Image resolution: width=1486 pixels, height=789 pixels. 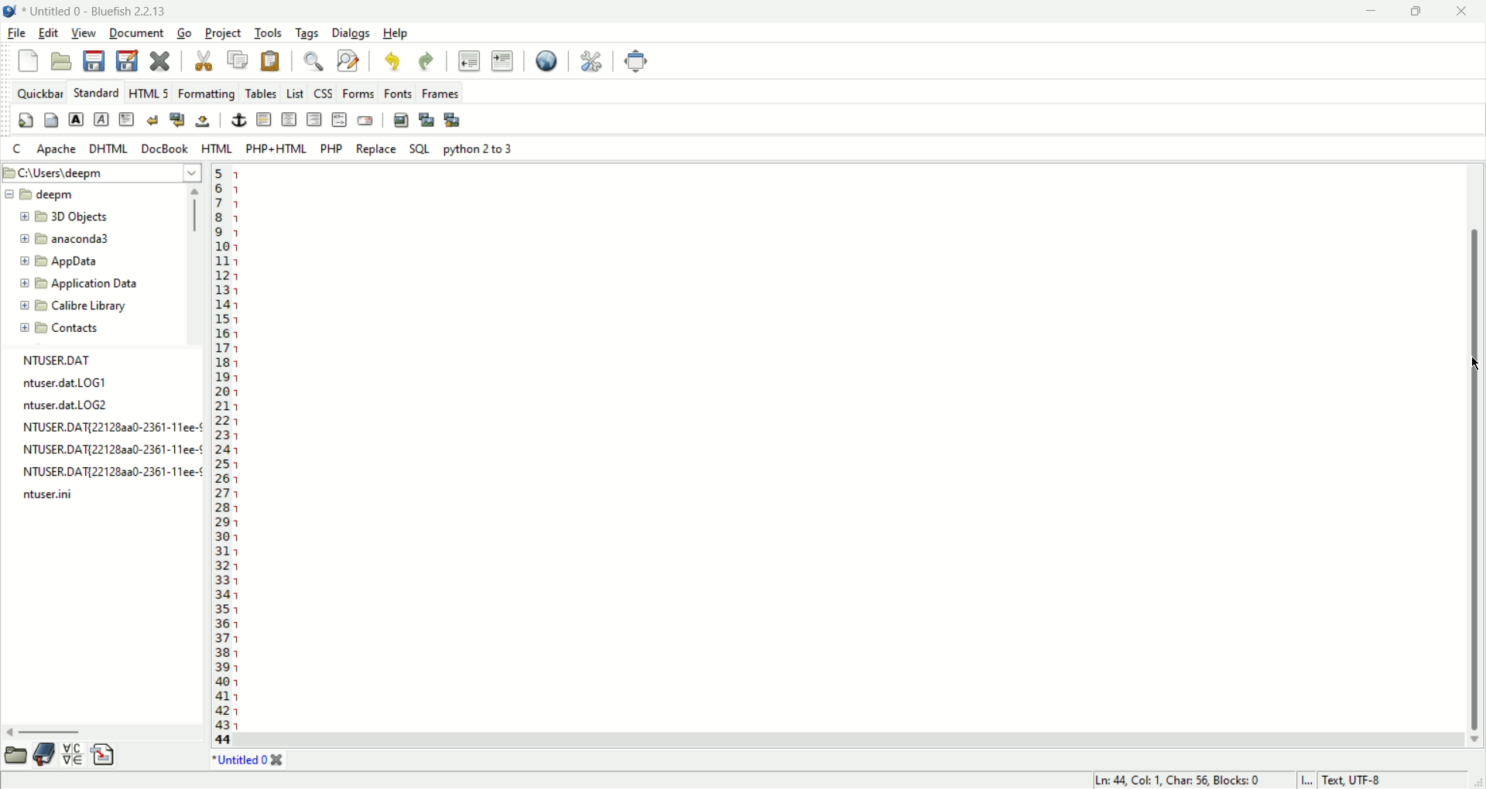 What do you see at coordinates (295, 93) in the screenshot?
I see `list` at bounding box center [295, 93].